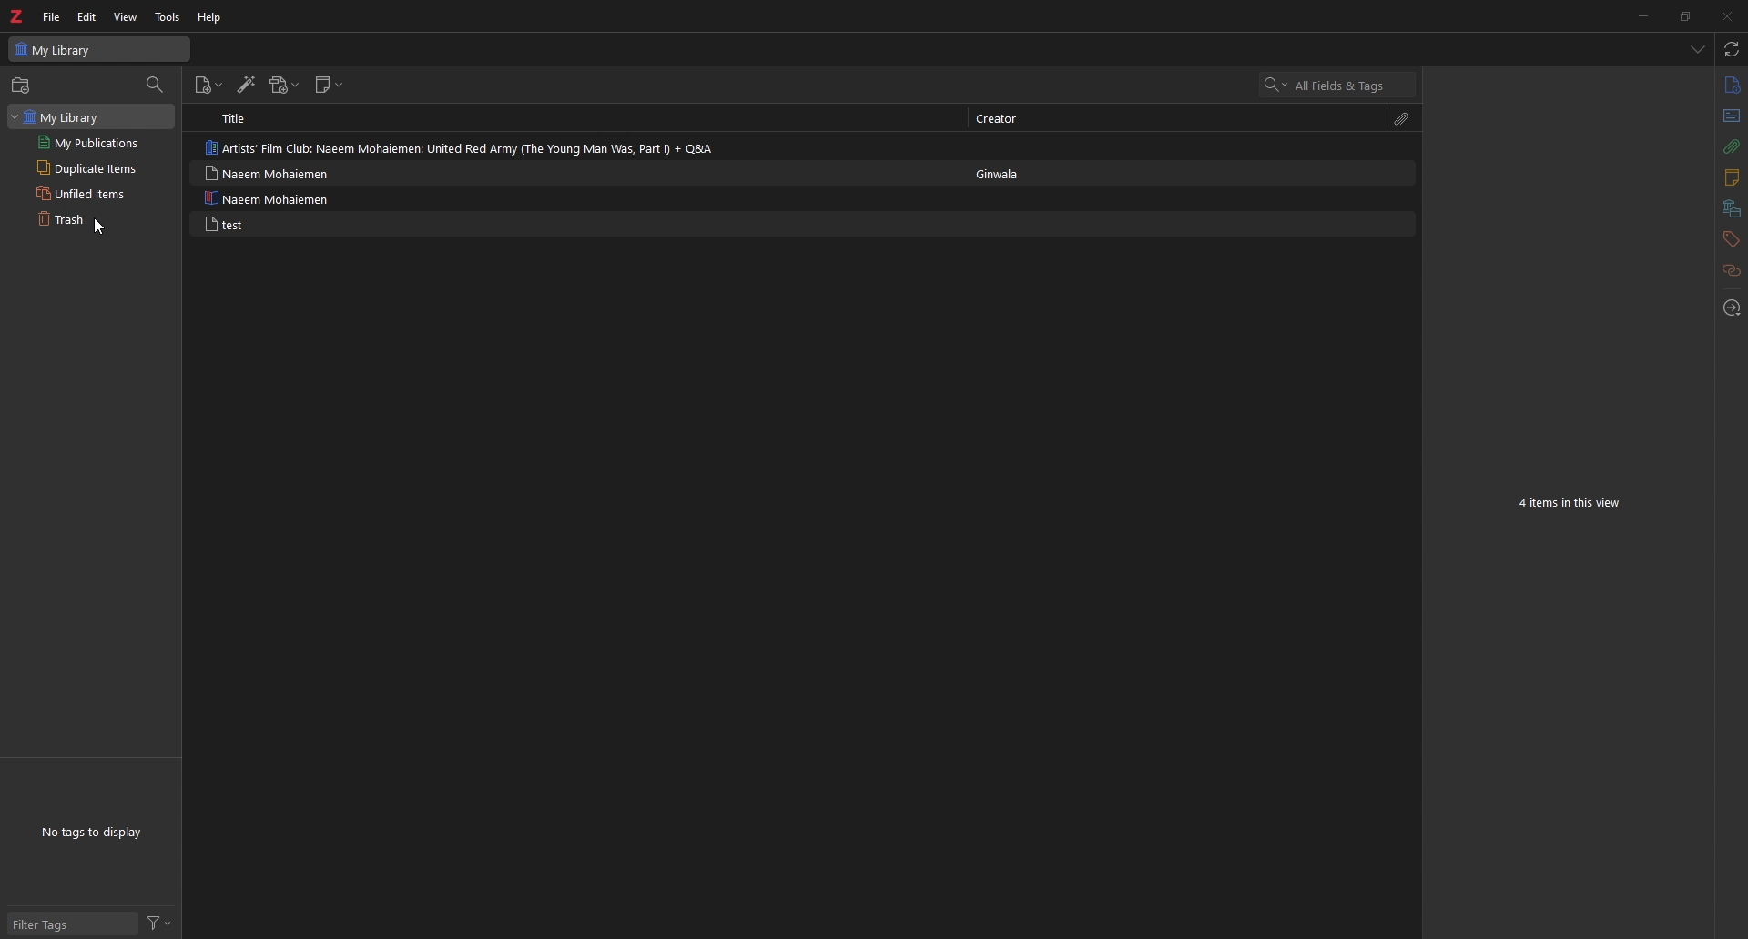  I want to click on filter items, so click(157, 86).